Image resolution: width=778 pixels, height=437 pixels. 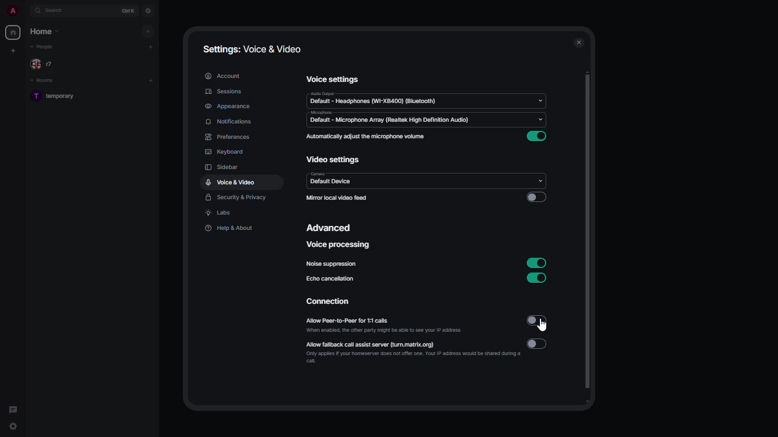 What do you see at coordinates (333, 161) in the screenshot?
I see `video settings` at bounding box center [333, 161].